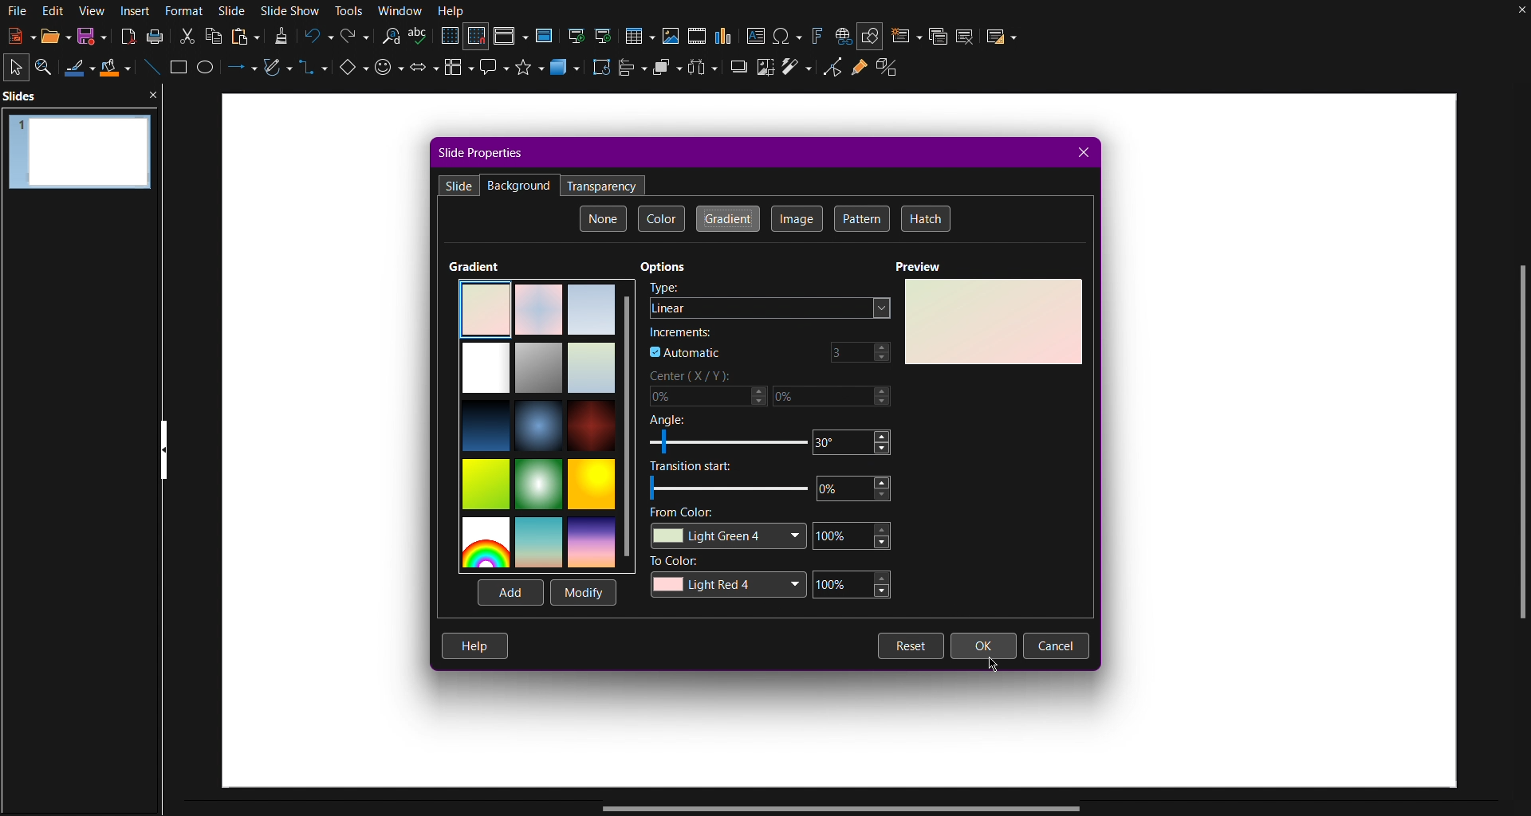 The width and height of the screenshot is (1531, 816). I want to click on Copy, so click(214, 35).